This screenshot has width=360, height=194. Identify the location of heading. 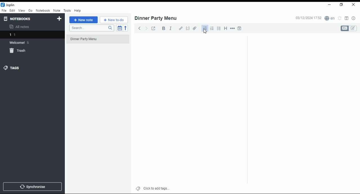
(226, 29).